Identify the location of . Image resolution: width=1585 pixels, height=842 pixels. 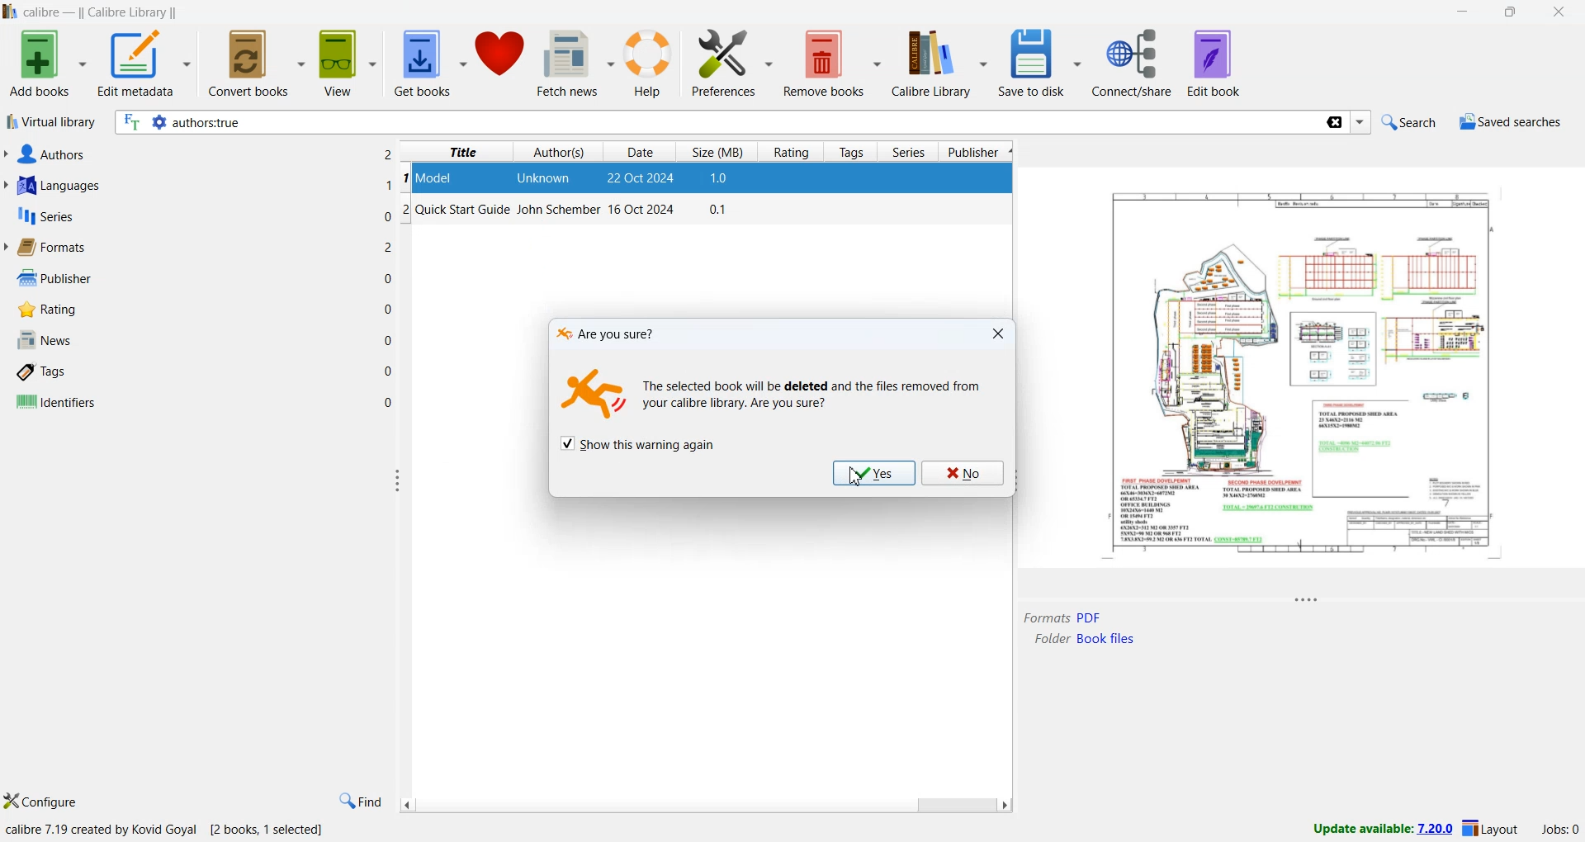
(388, 154).